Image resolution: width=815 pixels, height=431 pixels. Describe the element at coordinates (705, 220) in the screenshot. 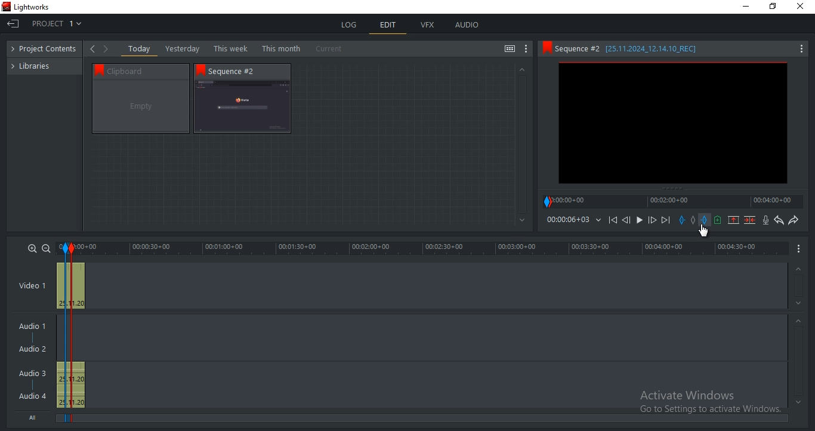

I see `mark out` at that location.